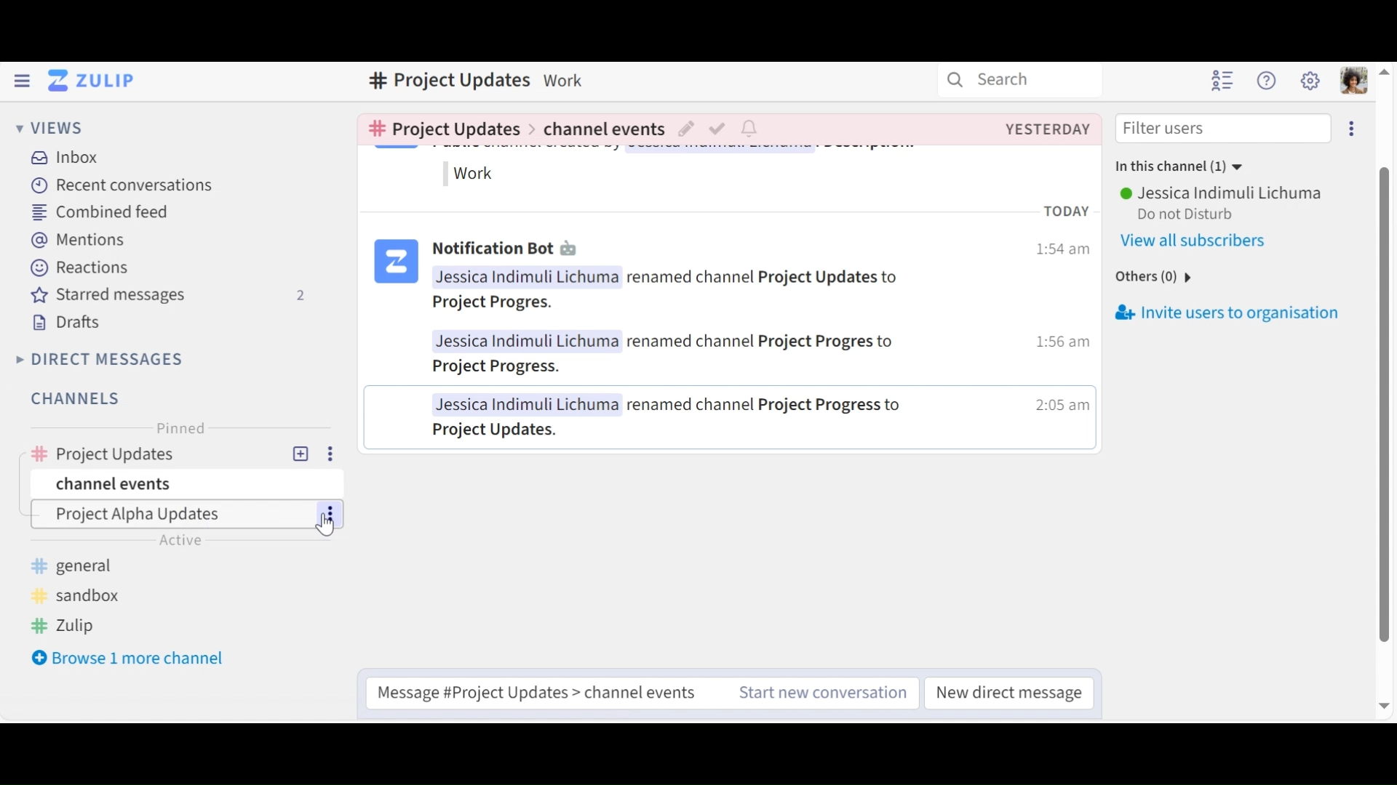  Describe the element at coordinates (824, 693) in the screenshot. I see `Start new conversation` at that location.